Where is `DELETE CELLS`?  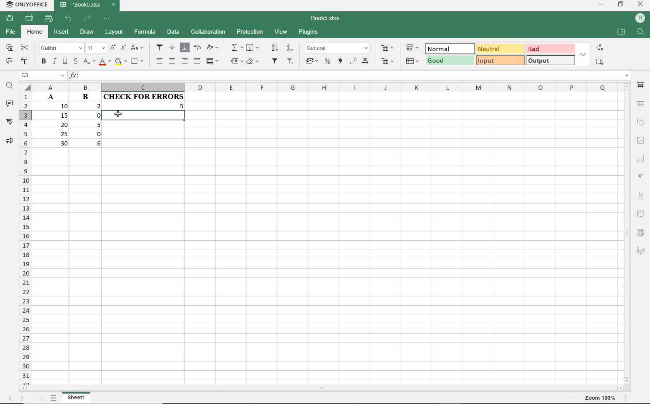 DELETE CELLS is located at coordinates (388, 61).